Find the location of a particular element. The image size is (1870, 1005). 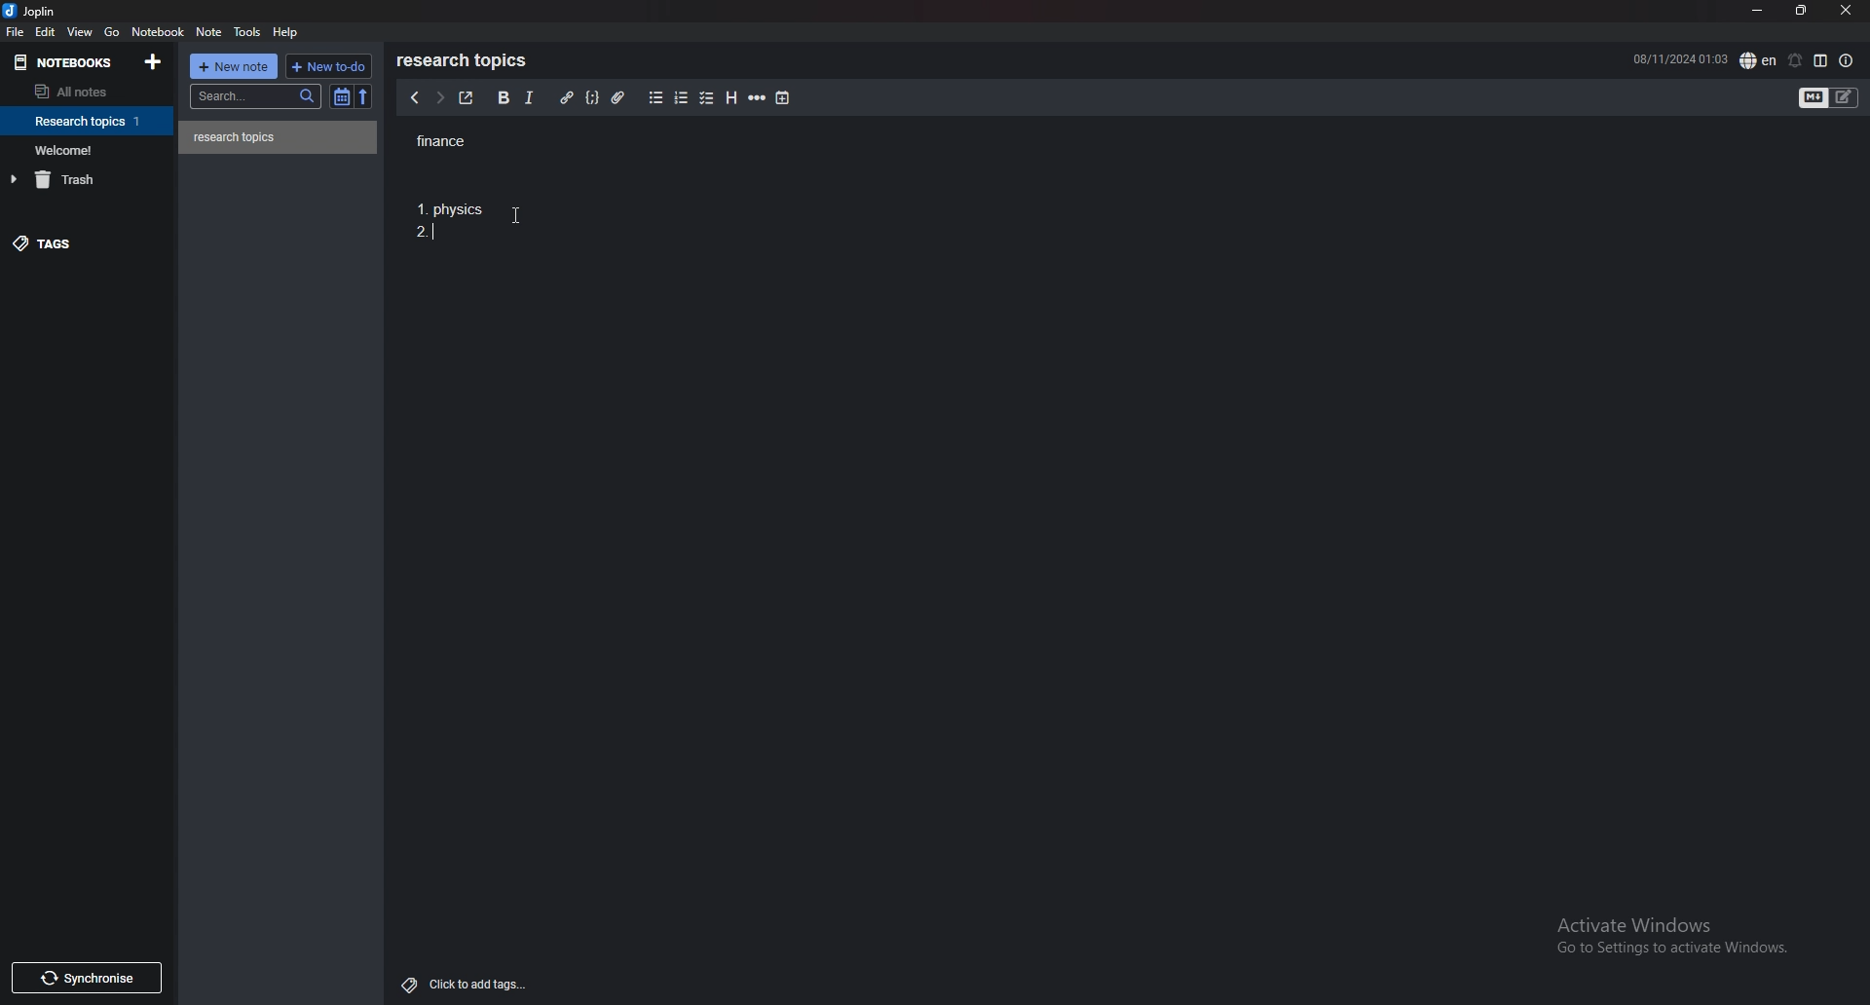

add time is located at coordinates (783, 97).